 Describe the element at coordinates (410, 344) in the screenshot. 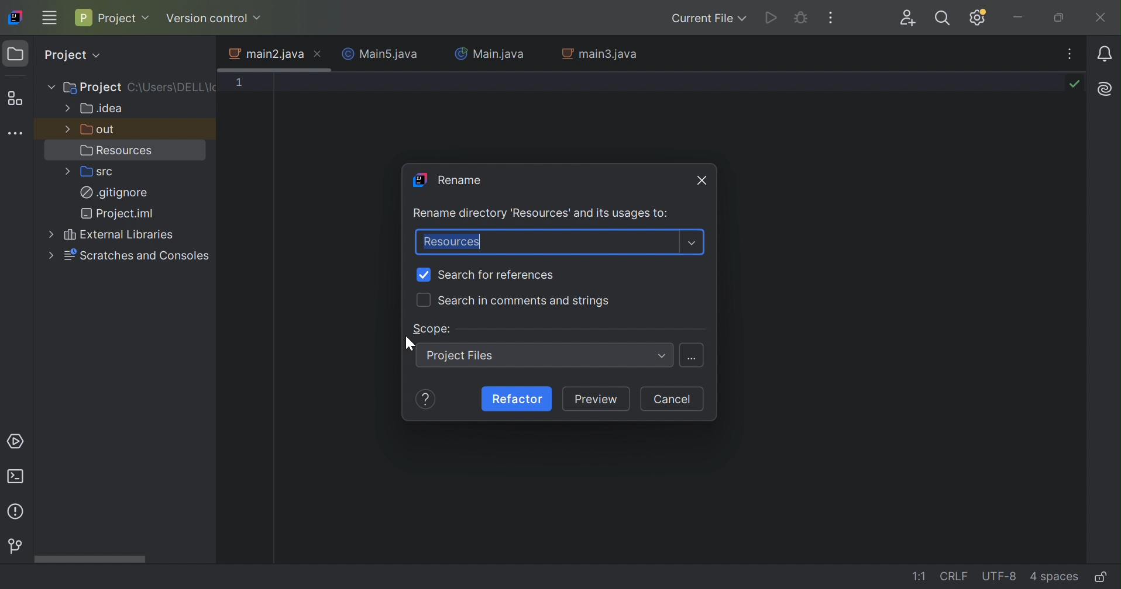

I see `Cursor` at that location.